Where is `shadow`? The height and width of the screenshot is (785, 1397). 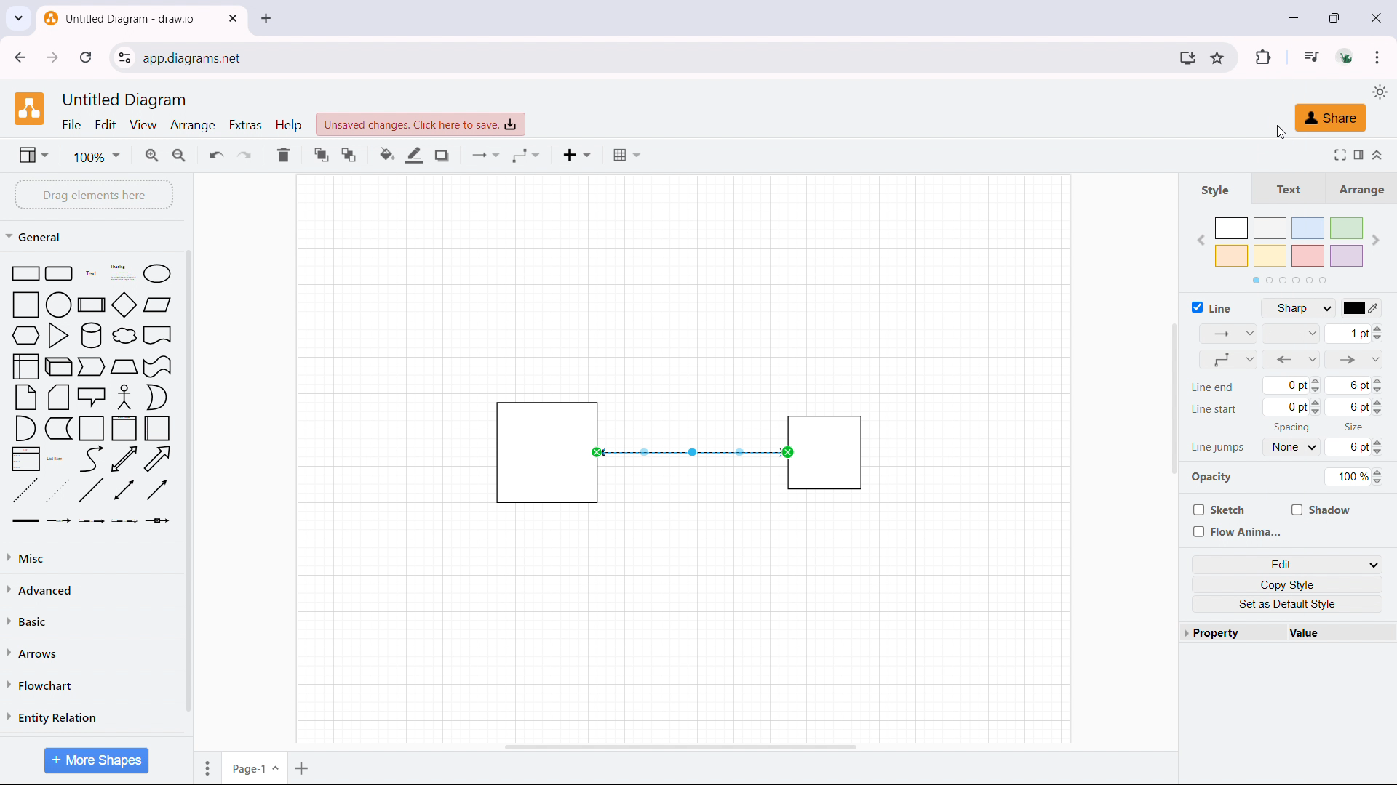 shadow is located at coordinates (442, 155).